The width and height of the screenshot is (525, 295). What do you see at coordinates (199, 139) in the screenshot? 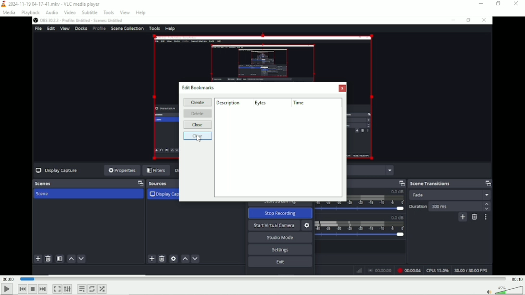
I see `Cursor` at bounding box center [199, 139].